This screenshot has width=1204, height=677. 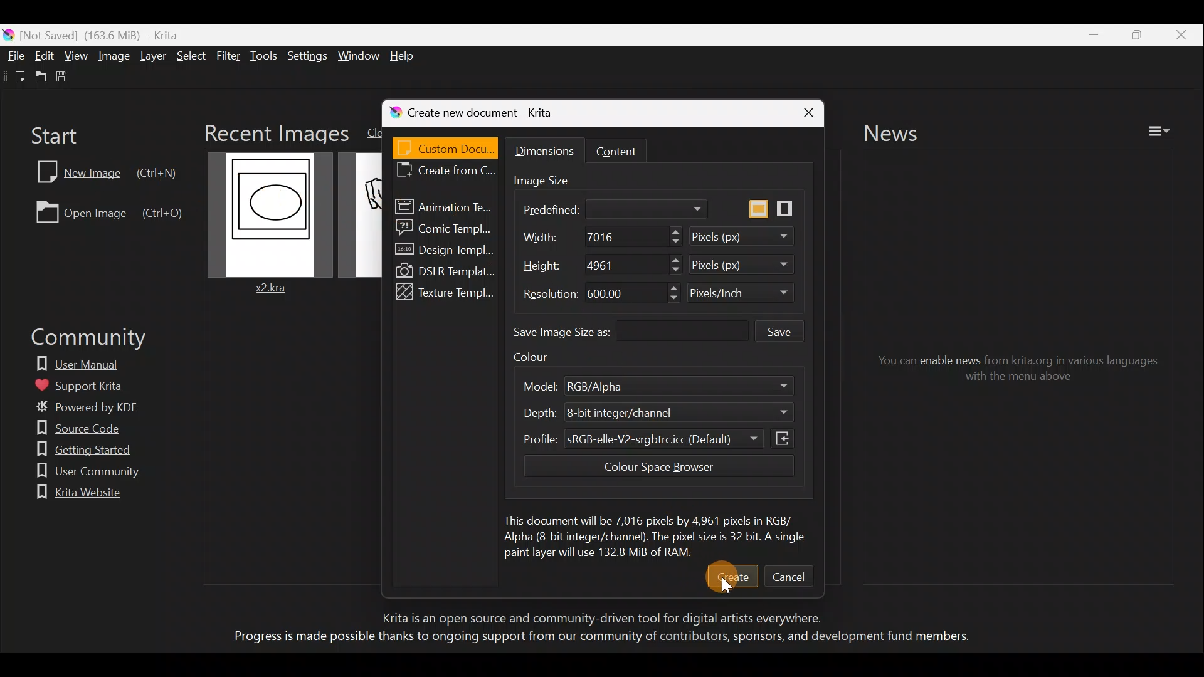 I want to click on 7016, so click(x=594, y=238).